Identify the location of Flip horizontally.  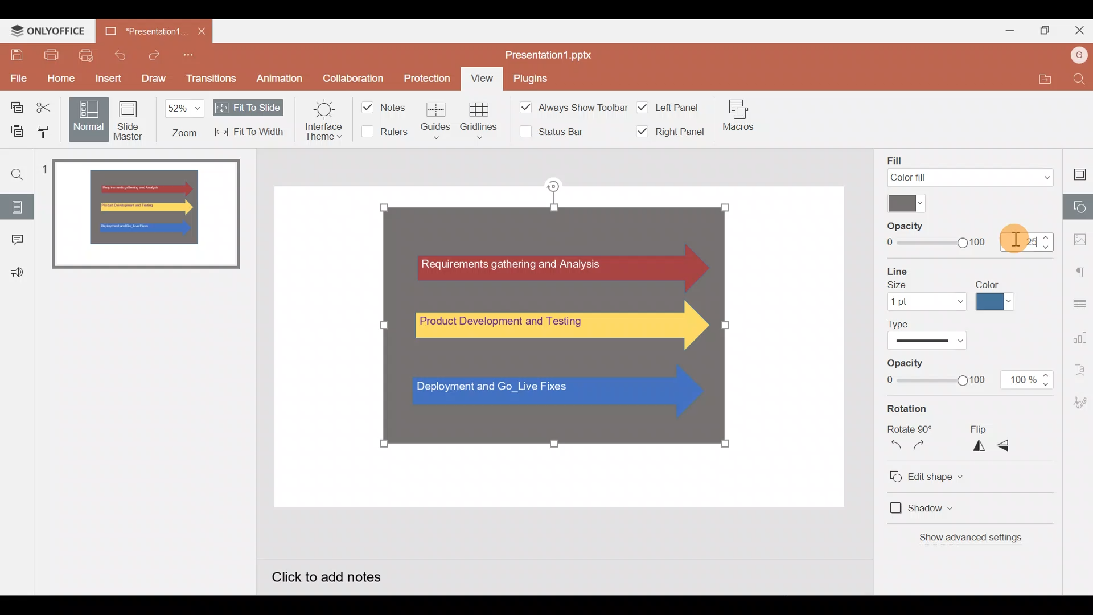
(975, 446).